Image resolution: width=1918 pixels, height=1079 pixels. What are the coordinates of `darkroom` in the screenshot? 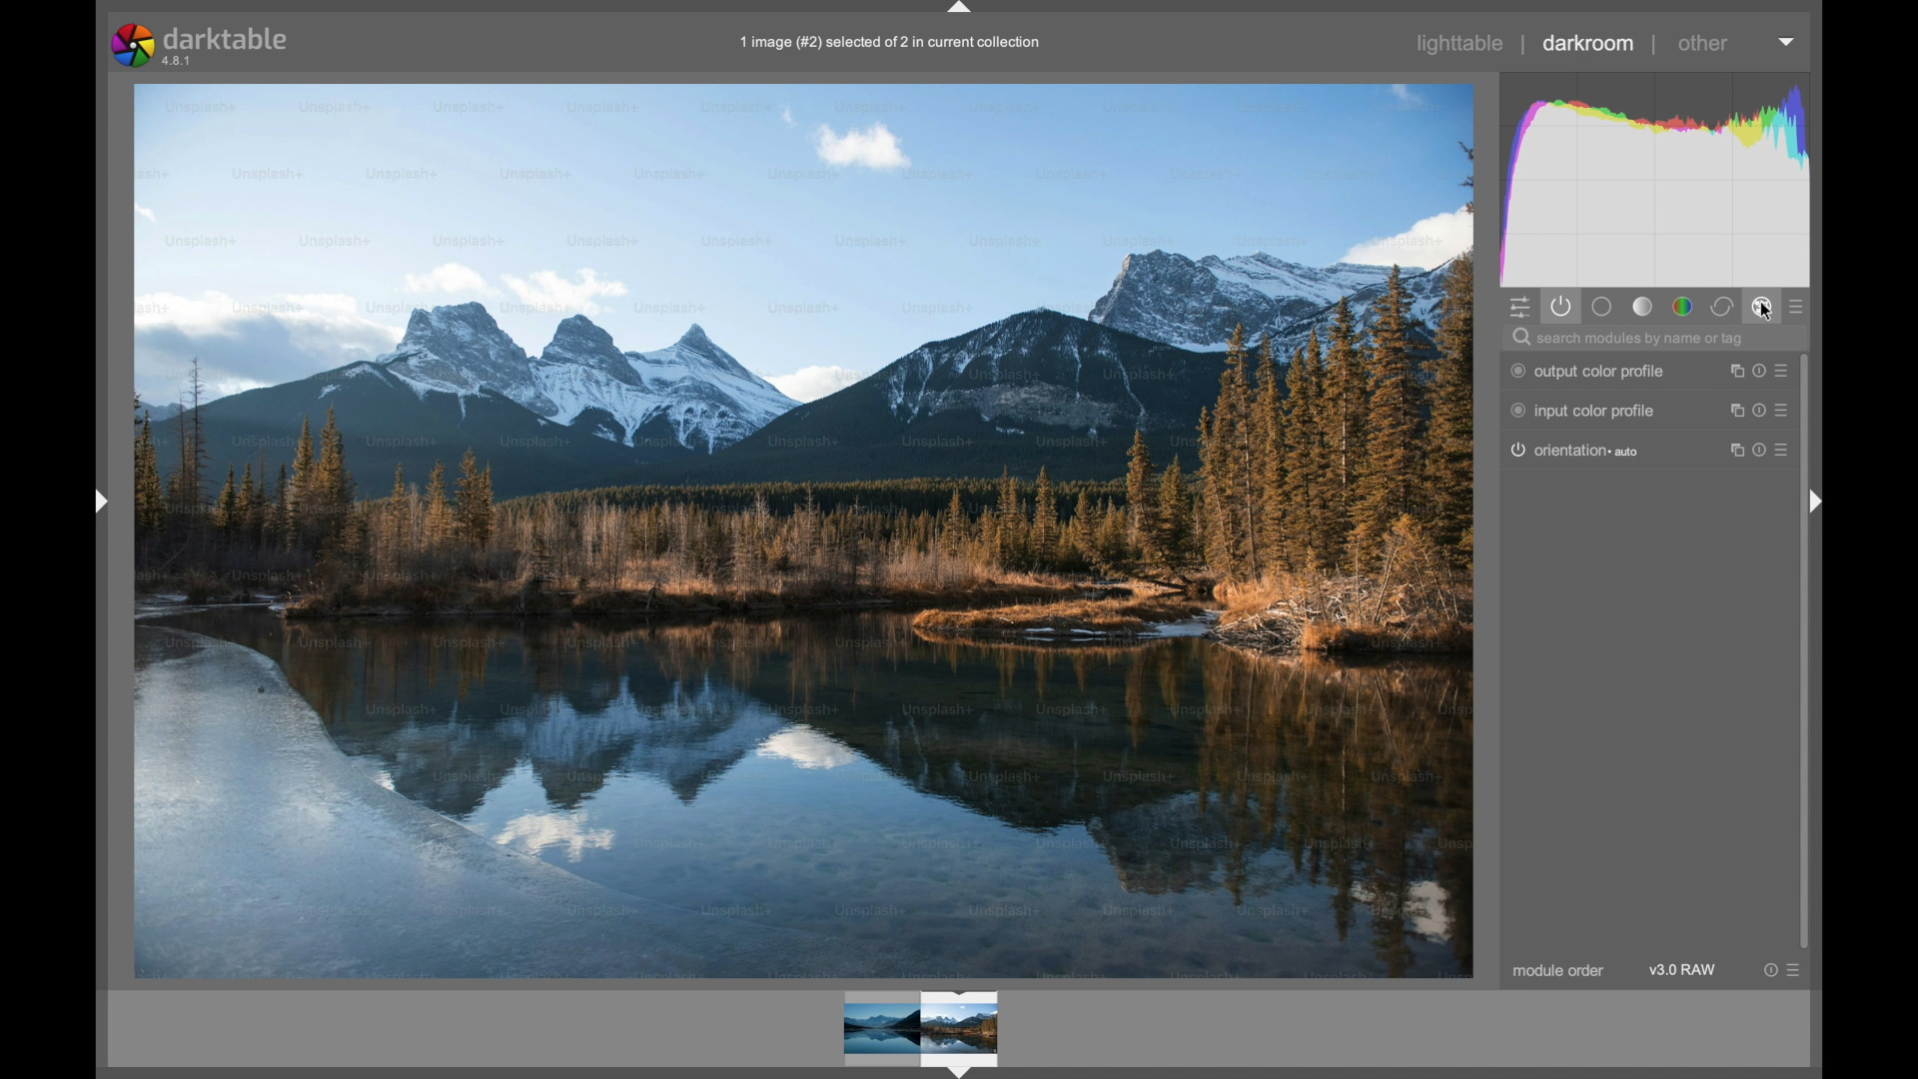 It's located at (1588, 42).